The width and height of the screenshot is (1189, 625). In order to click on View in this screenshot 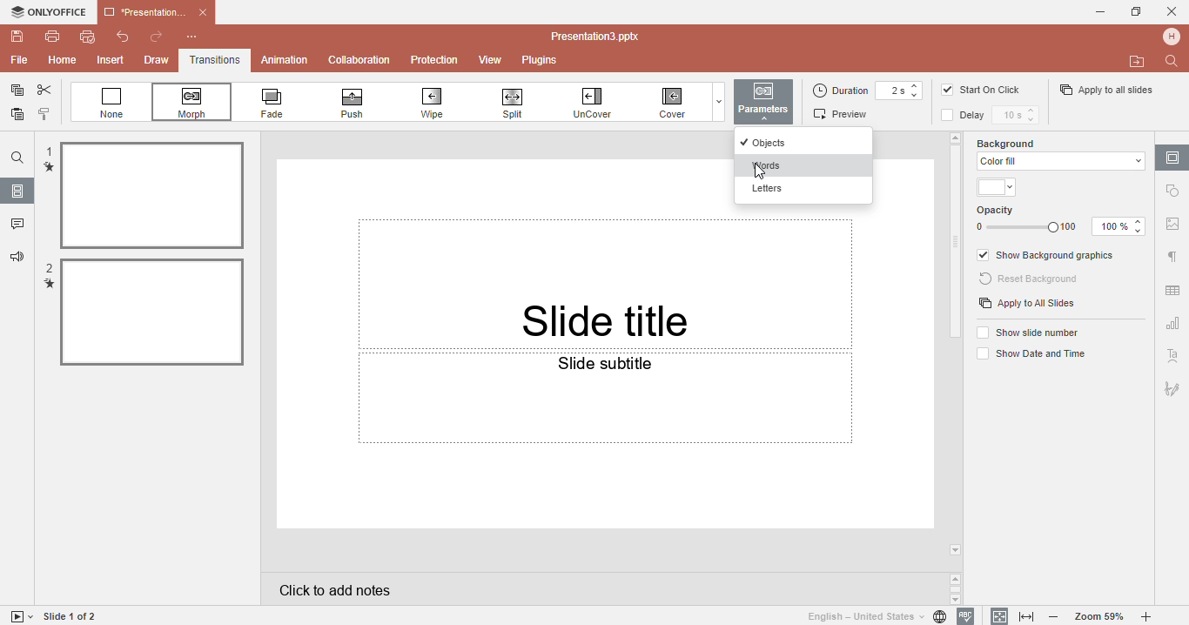, I will do `click(493, 61)`.